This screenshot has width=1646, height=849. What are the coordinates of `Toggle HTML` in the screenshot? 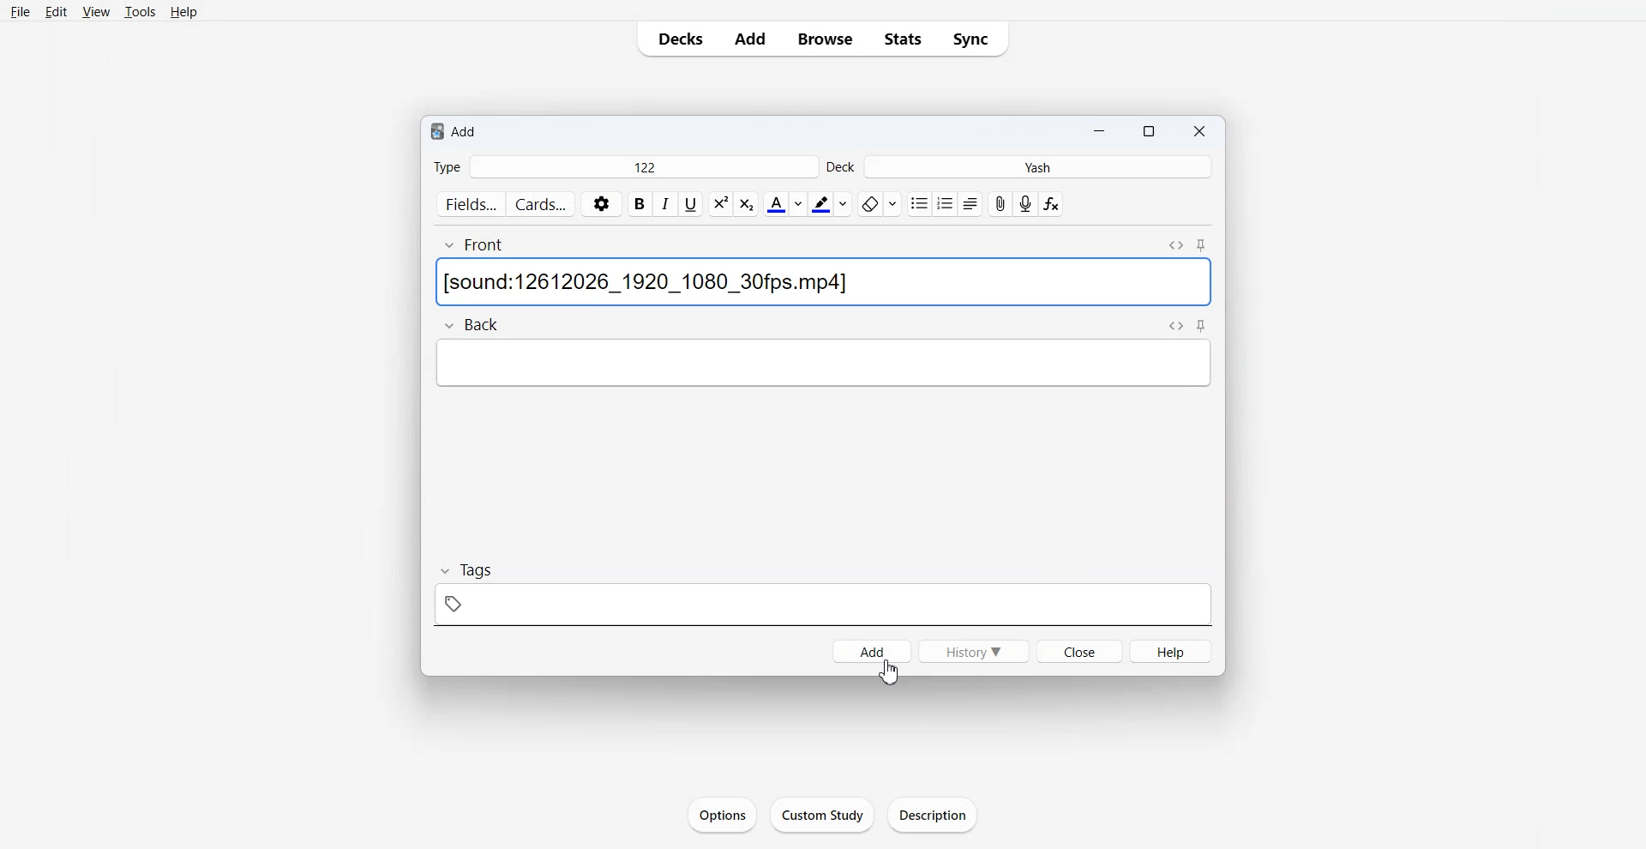 It's located at (1175, 326).